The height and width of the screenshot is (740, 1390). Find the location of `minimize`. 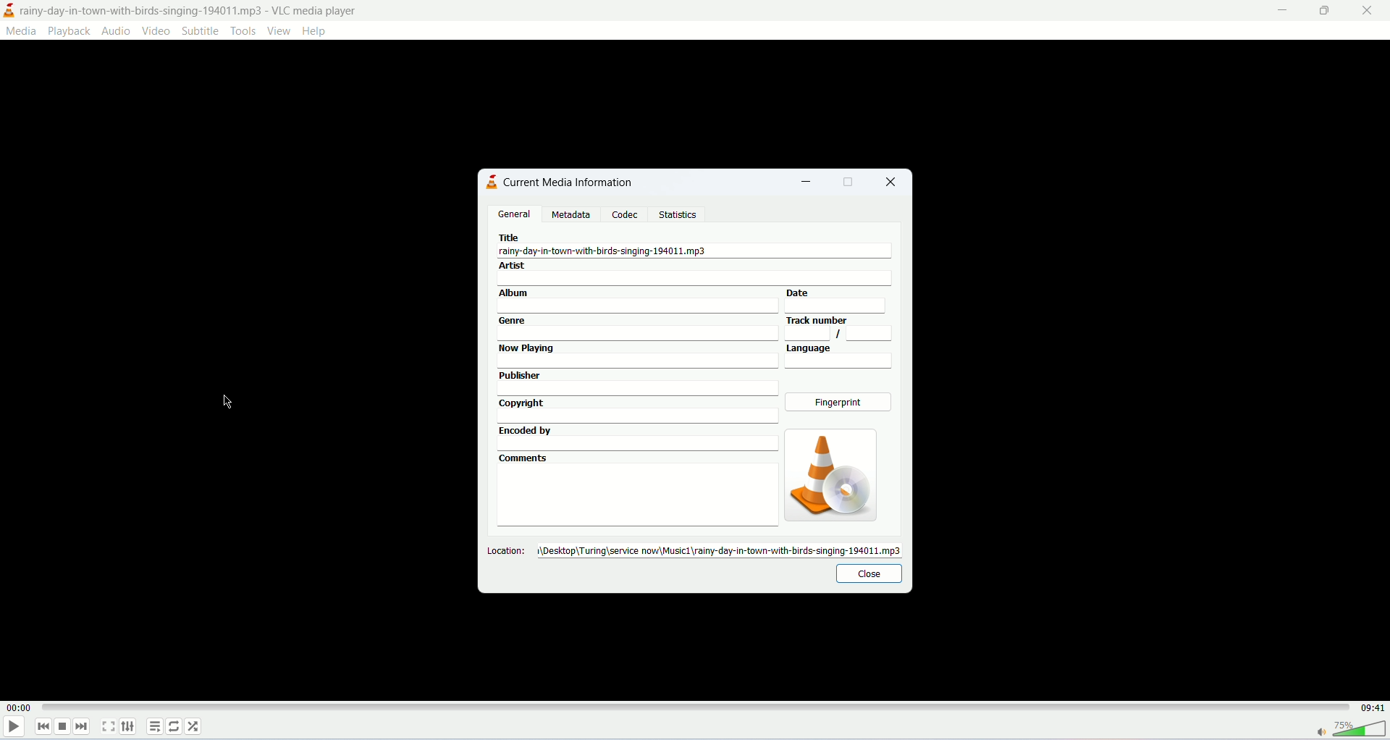

minimize is located at coordinates (810, 181).